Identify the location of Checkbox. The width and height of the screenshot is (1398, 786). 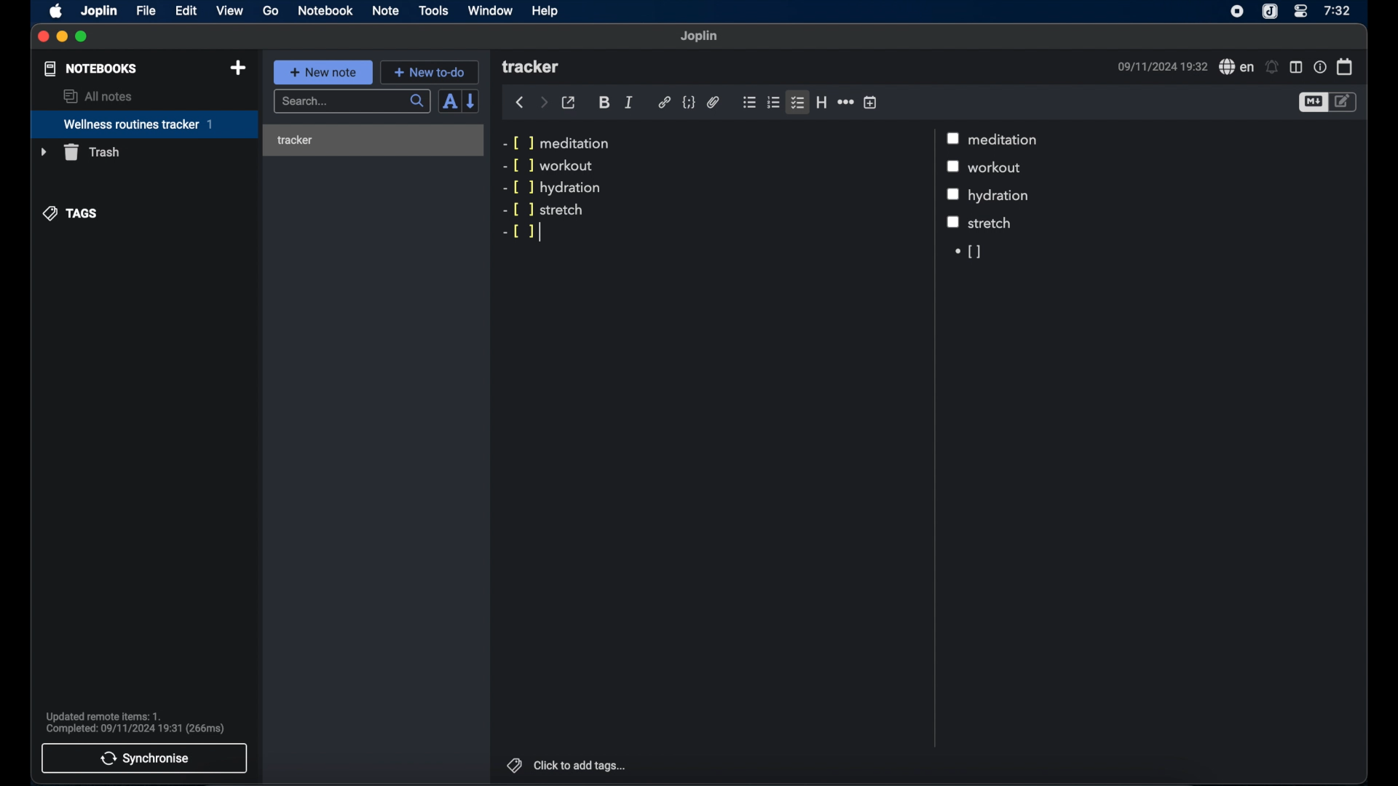
(954, 223).